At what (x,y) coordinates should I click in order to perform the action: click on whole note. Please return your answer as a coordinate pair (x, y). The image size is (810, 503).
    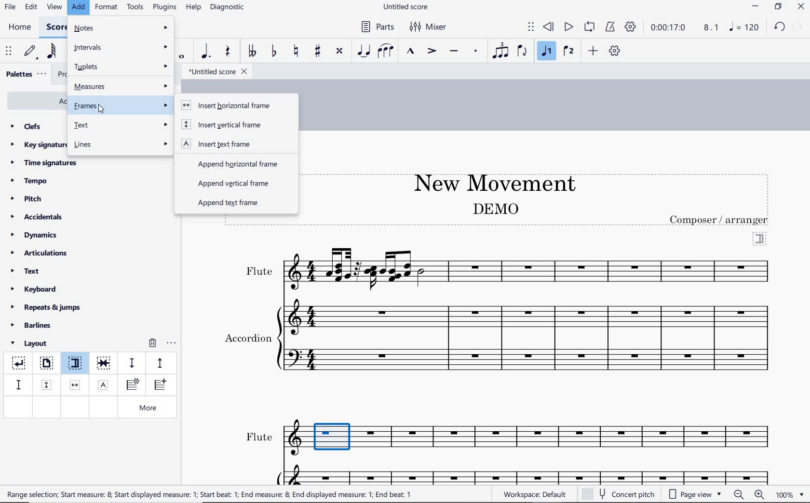
    Looking at the image, I should click on (182, 56).